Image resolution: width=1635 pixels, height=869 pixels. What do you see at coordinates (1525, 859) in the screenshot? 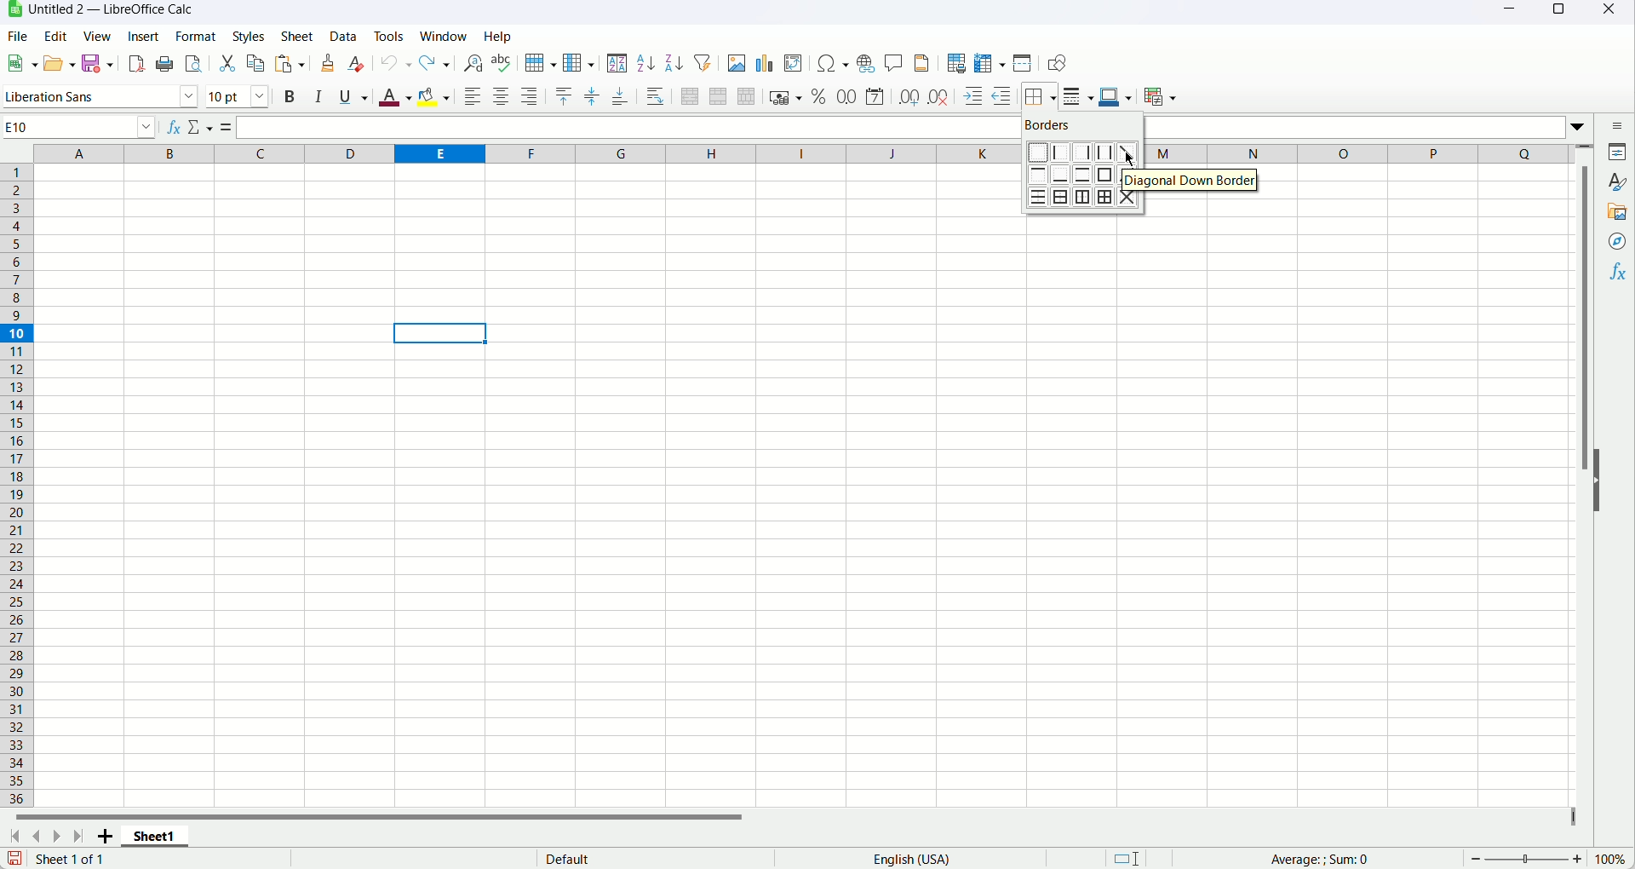
I see `Zoom` at bounding box center [1525, 859].